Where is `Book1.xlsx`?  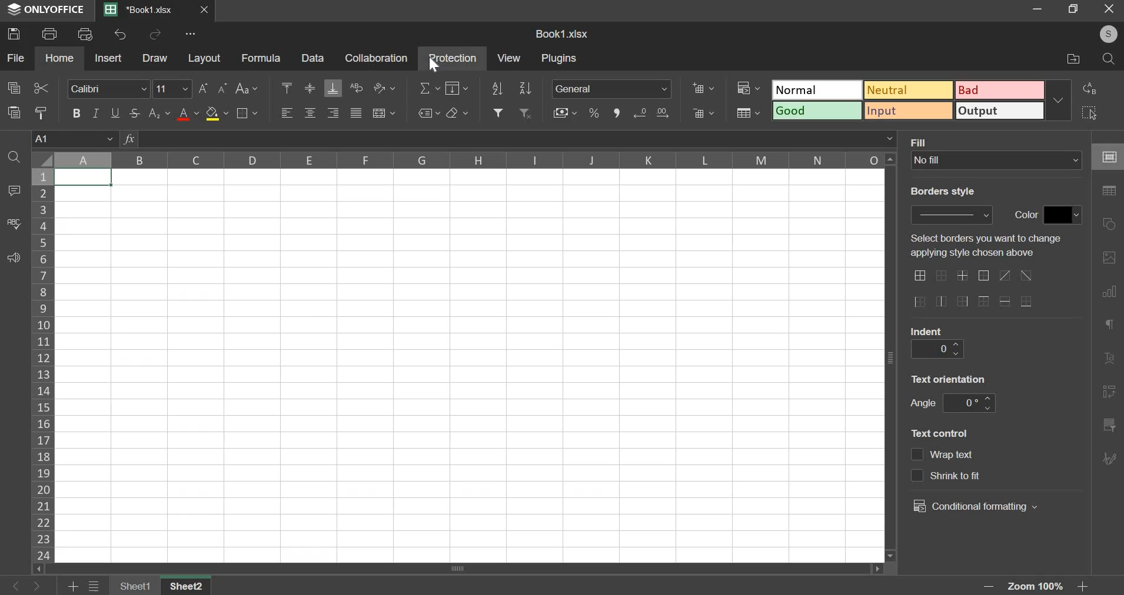 Book1.xlsx is located at coordinates (142, 11).